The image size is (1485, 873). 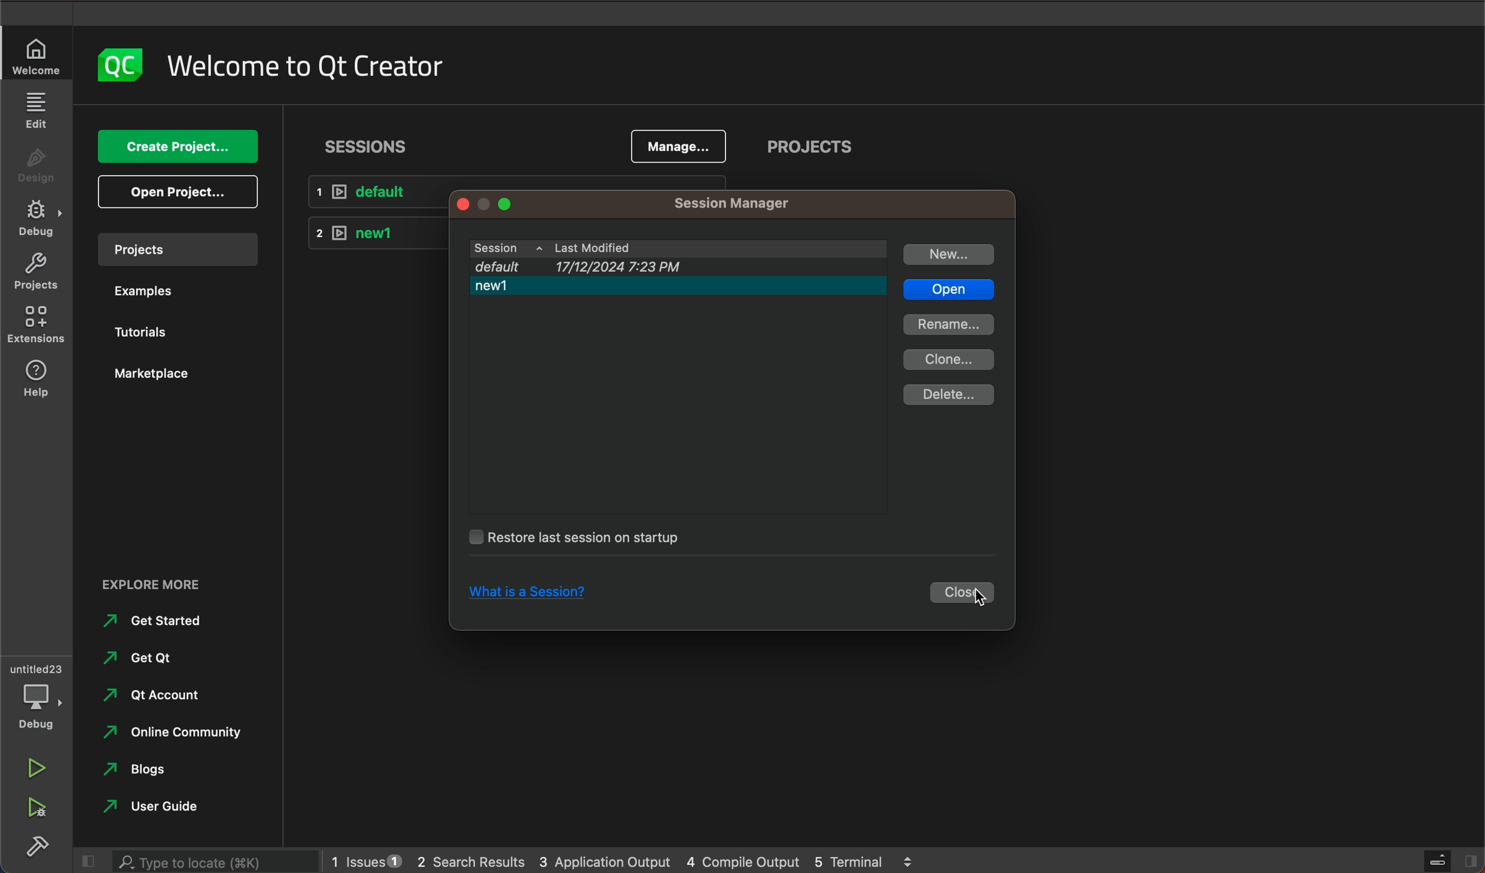 What do you see at coordinates (983, 598) in the screenshot?
I see `cursor` at bounding box center [983, 598].